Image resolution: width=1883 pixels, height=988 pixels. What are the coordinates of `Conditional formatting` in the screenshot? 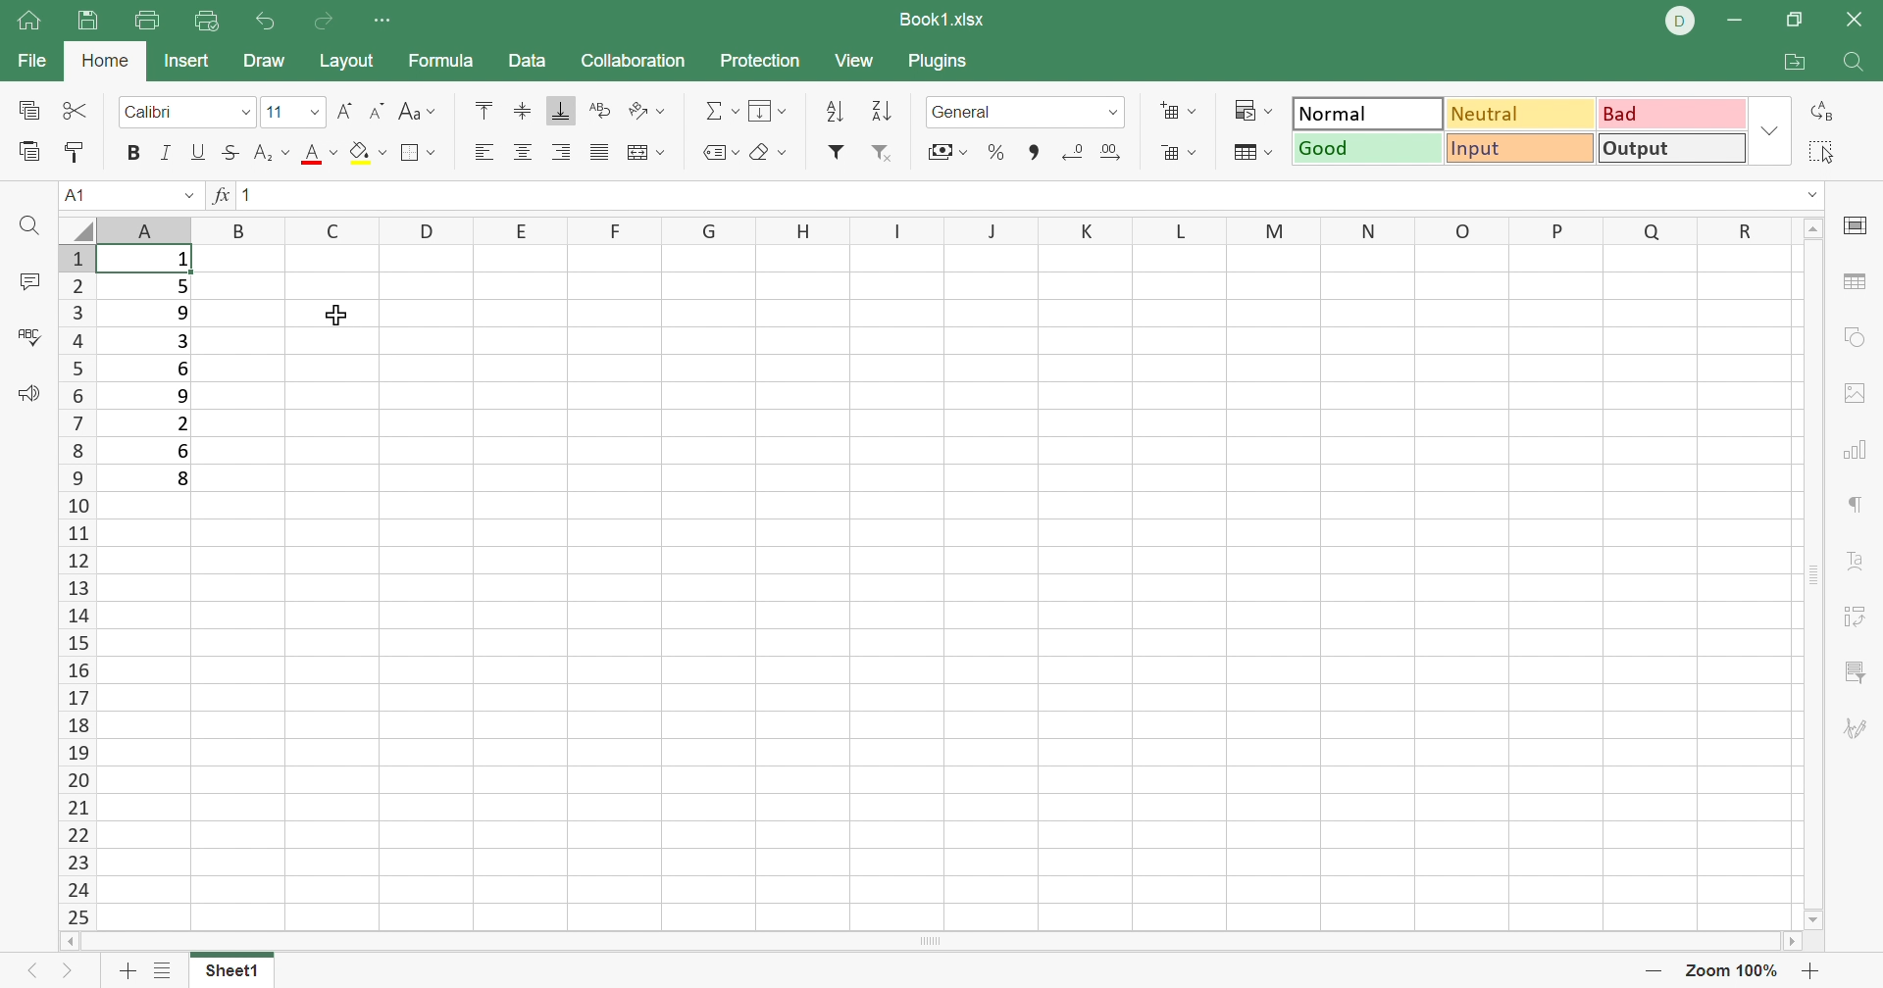 It's located at (1252, 110).